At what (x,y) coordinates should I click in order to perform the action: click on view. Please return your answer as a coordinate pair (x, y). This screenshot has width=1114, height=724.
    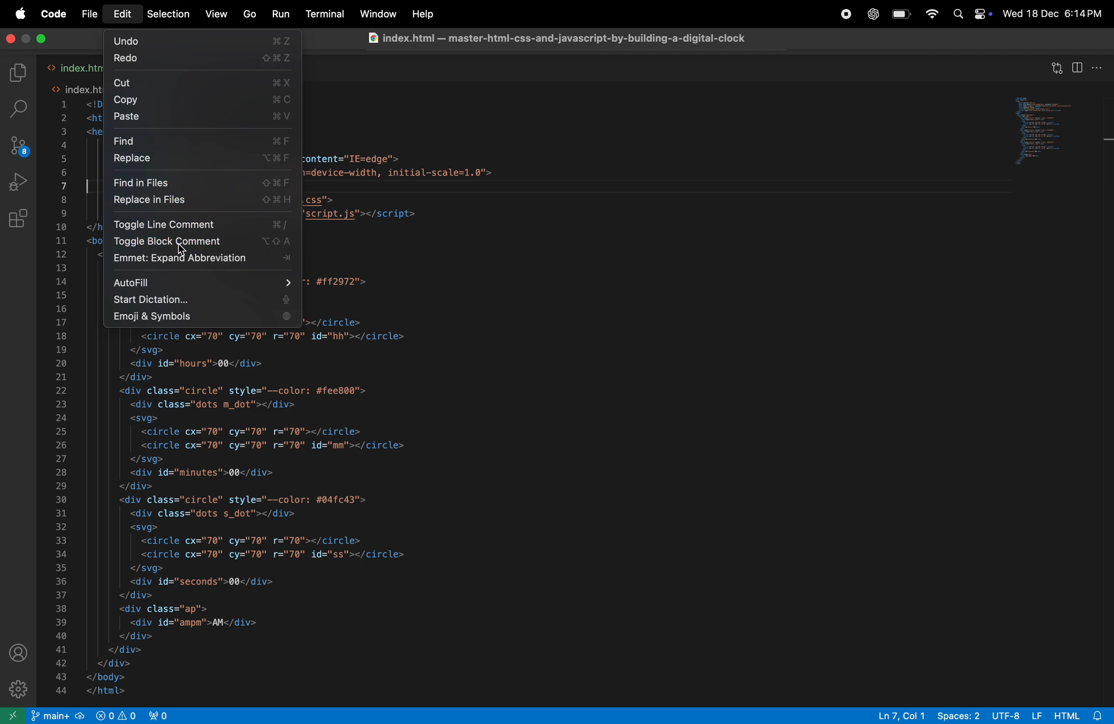
    Looking at the image, I should click on (213, 14).